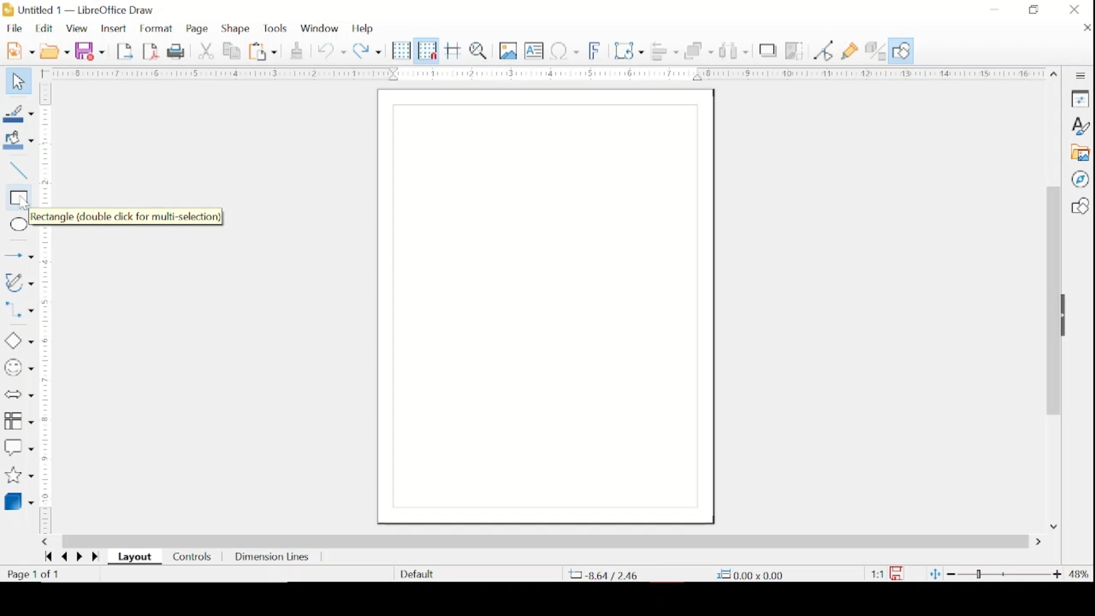 This screenshot has height=616, width=1095. Describe the element at coordinates (595, 50) in the screenshot. I see `insert fontwork text` at that location.